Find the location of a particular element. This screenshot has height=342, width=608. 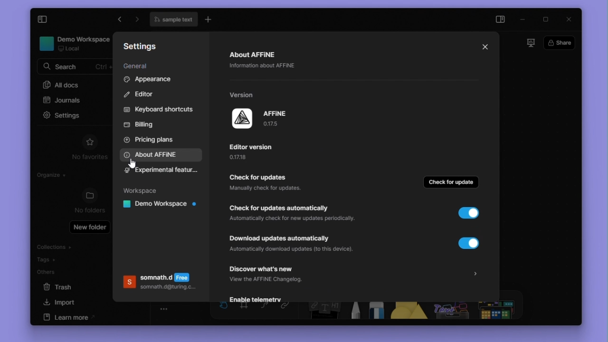

close is located at coordinates (569, 20).